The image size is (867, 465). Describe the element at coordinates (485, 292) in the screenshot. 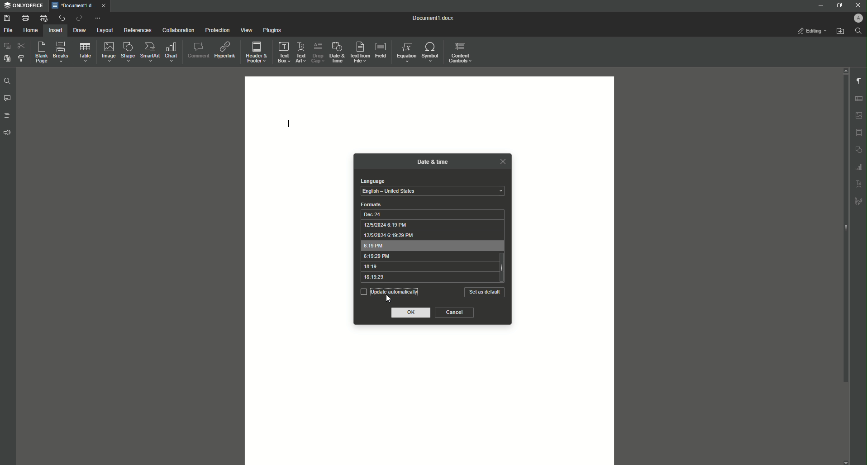

I see `Set as default` at that location.